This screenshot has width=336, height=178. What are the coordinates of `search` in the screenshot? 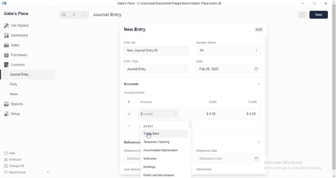 It's located at (64, 15).